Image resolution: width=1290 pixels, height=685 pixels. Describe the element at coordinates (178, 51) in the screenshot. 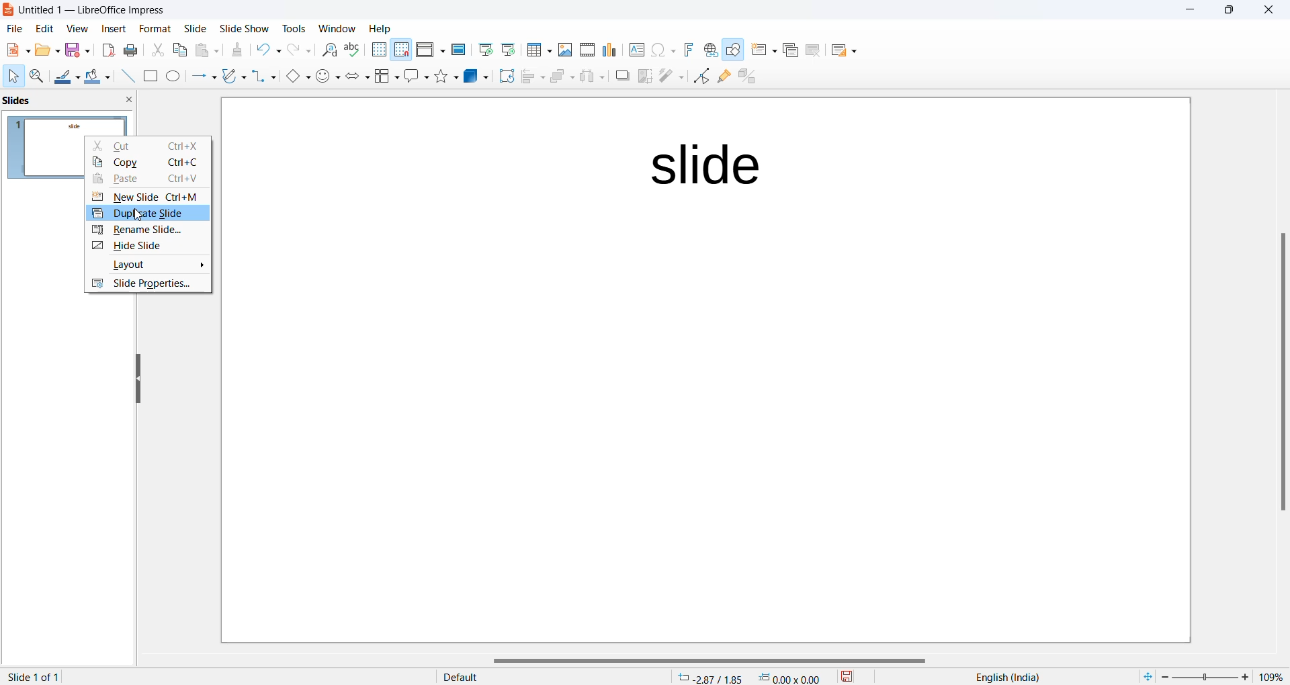

I see `Copy` at that location.